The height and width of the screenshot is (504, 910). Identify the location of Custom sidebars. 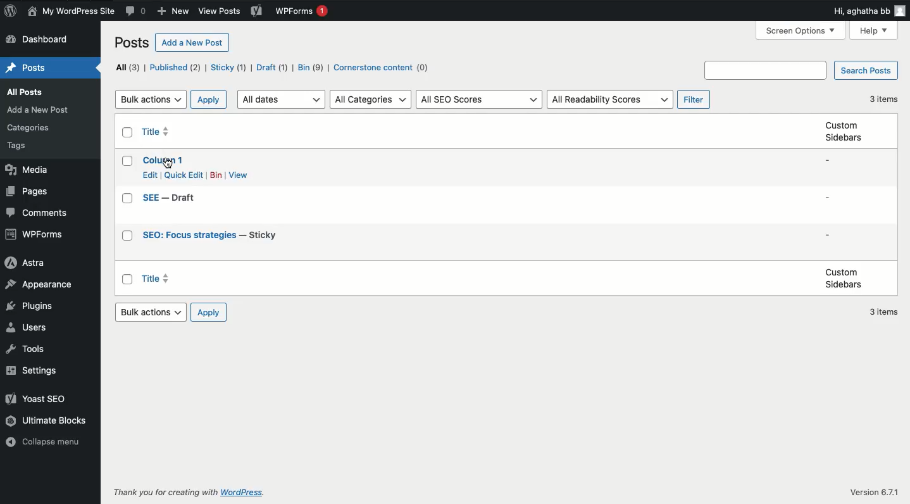
(842, 279).